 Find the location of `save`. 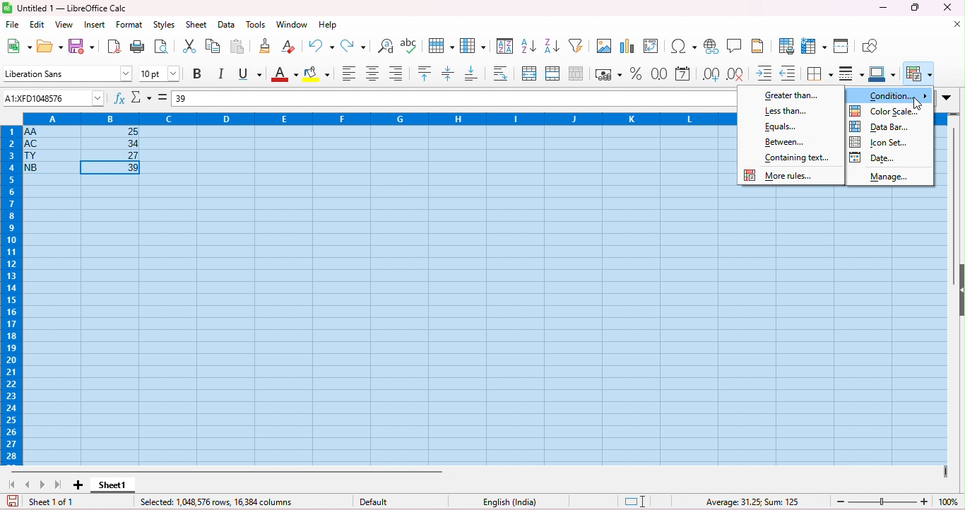

save is located at coordinates (82, 45).